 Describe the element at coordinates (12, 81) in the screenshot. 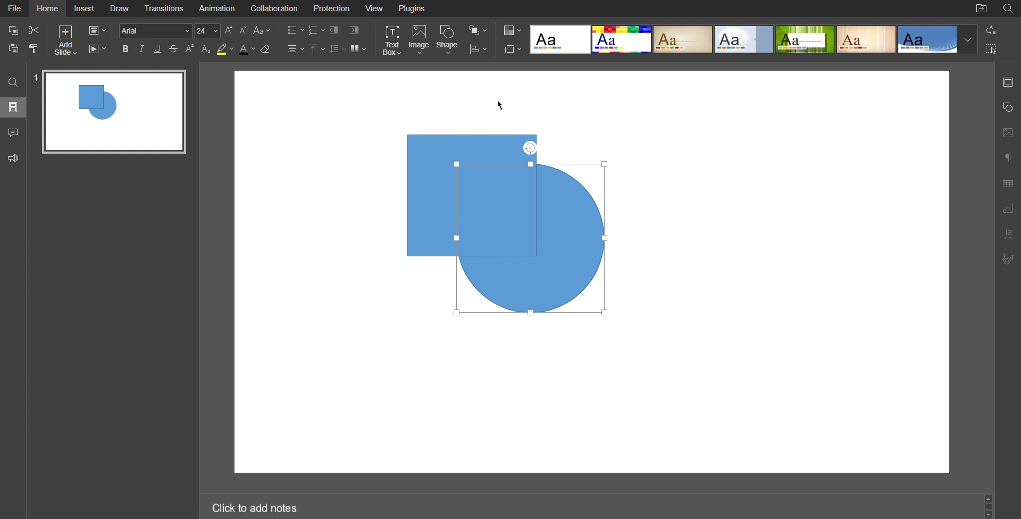

I see `Search` at that location.